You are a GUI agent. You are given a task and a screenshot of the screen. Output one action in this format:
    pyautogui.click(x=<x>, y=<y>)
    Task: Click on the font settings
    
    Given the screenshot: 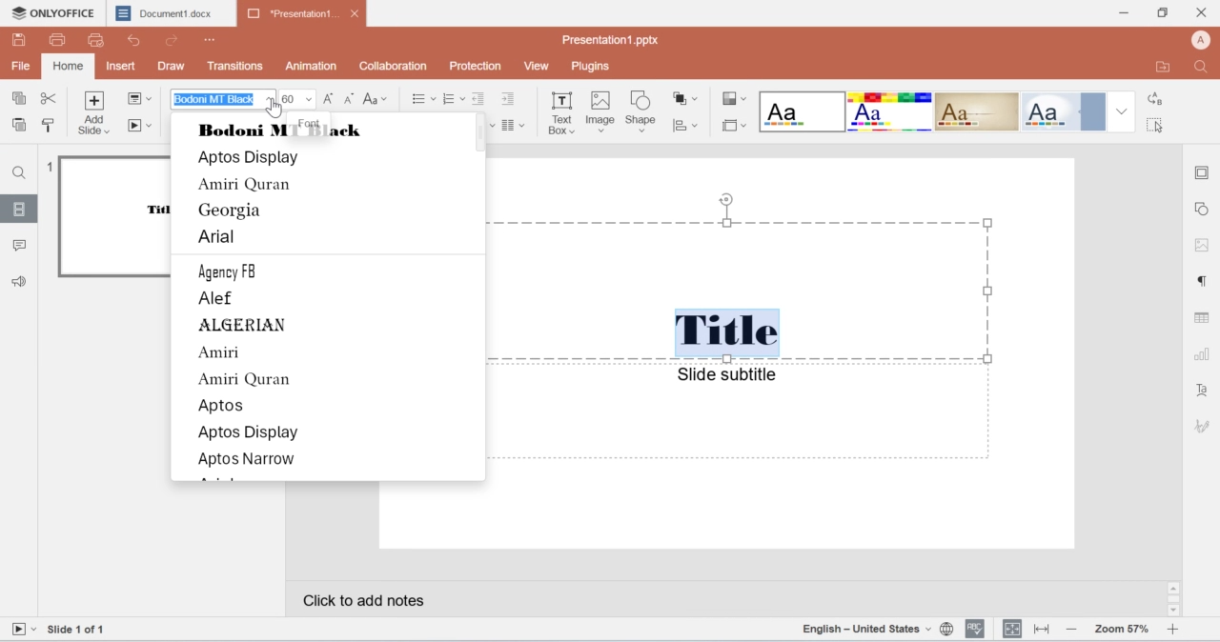 What is the action you would take?
    pyautogui.click(x=1205, y=392)
    